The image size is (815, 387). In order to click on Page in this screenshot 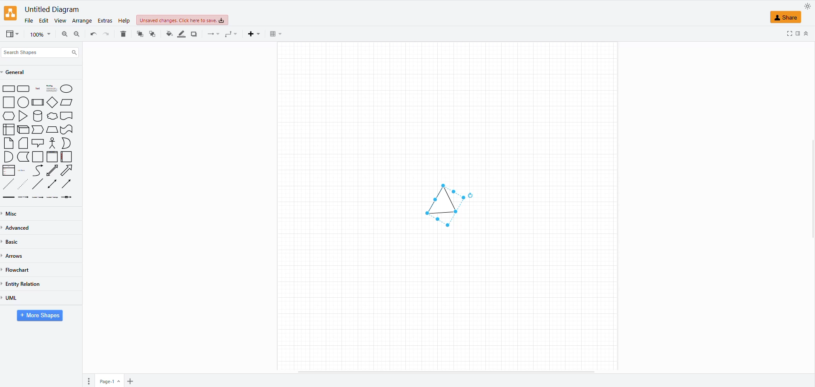, I will do `click(38, 157)`.